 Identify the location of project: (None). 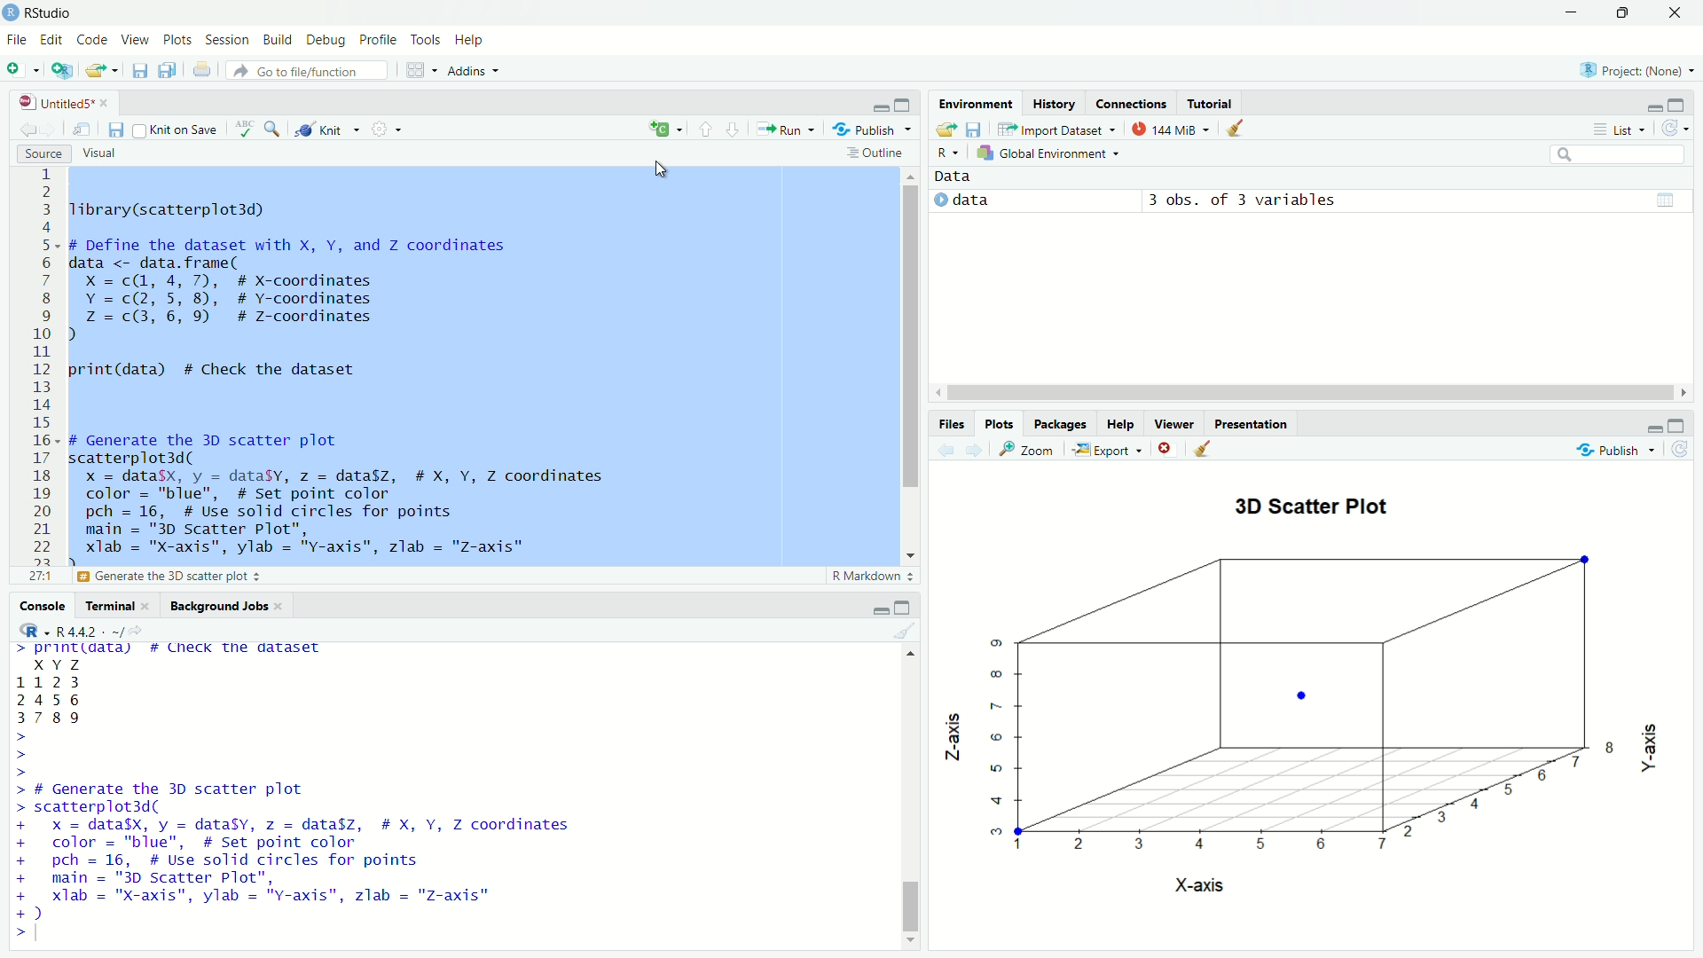
(1641, 70).